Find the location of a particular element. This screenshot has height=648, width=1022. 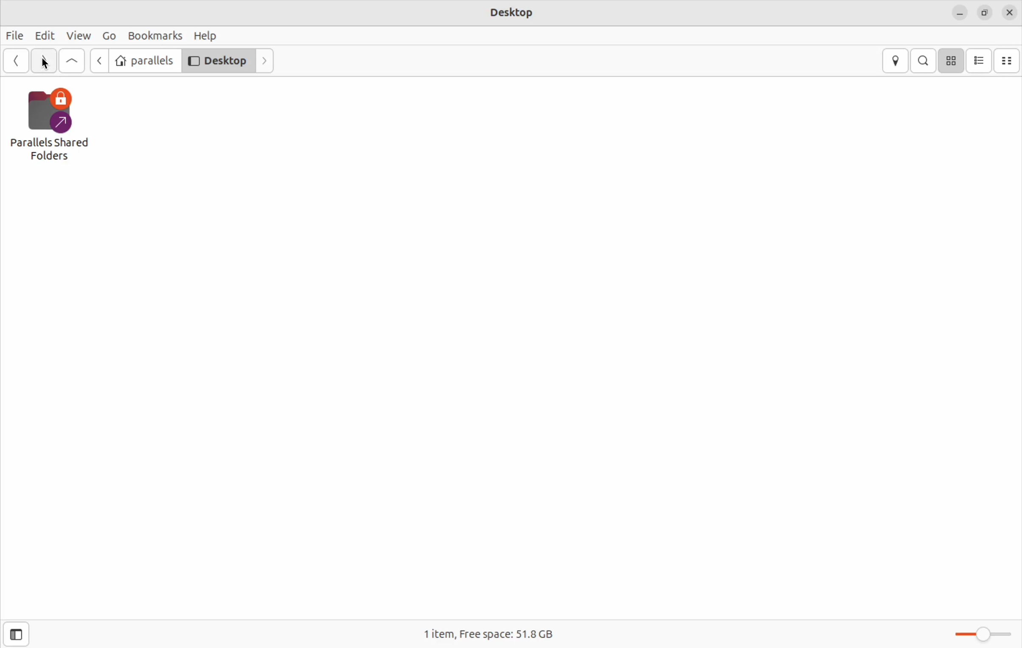

parallels is located at coordinates (144, 60).